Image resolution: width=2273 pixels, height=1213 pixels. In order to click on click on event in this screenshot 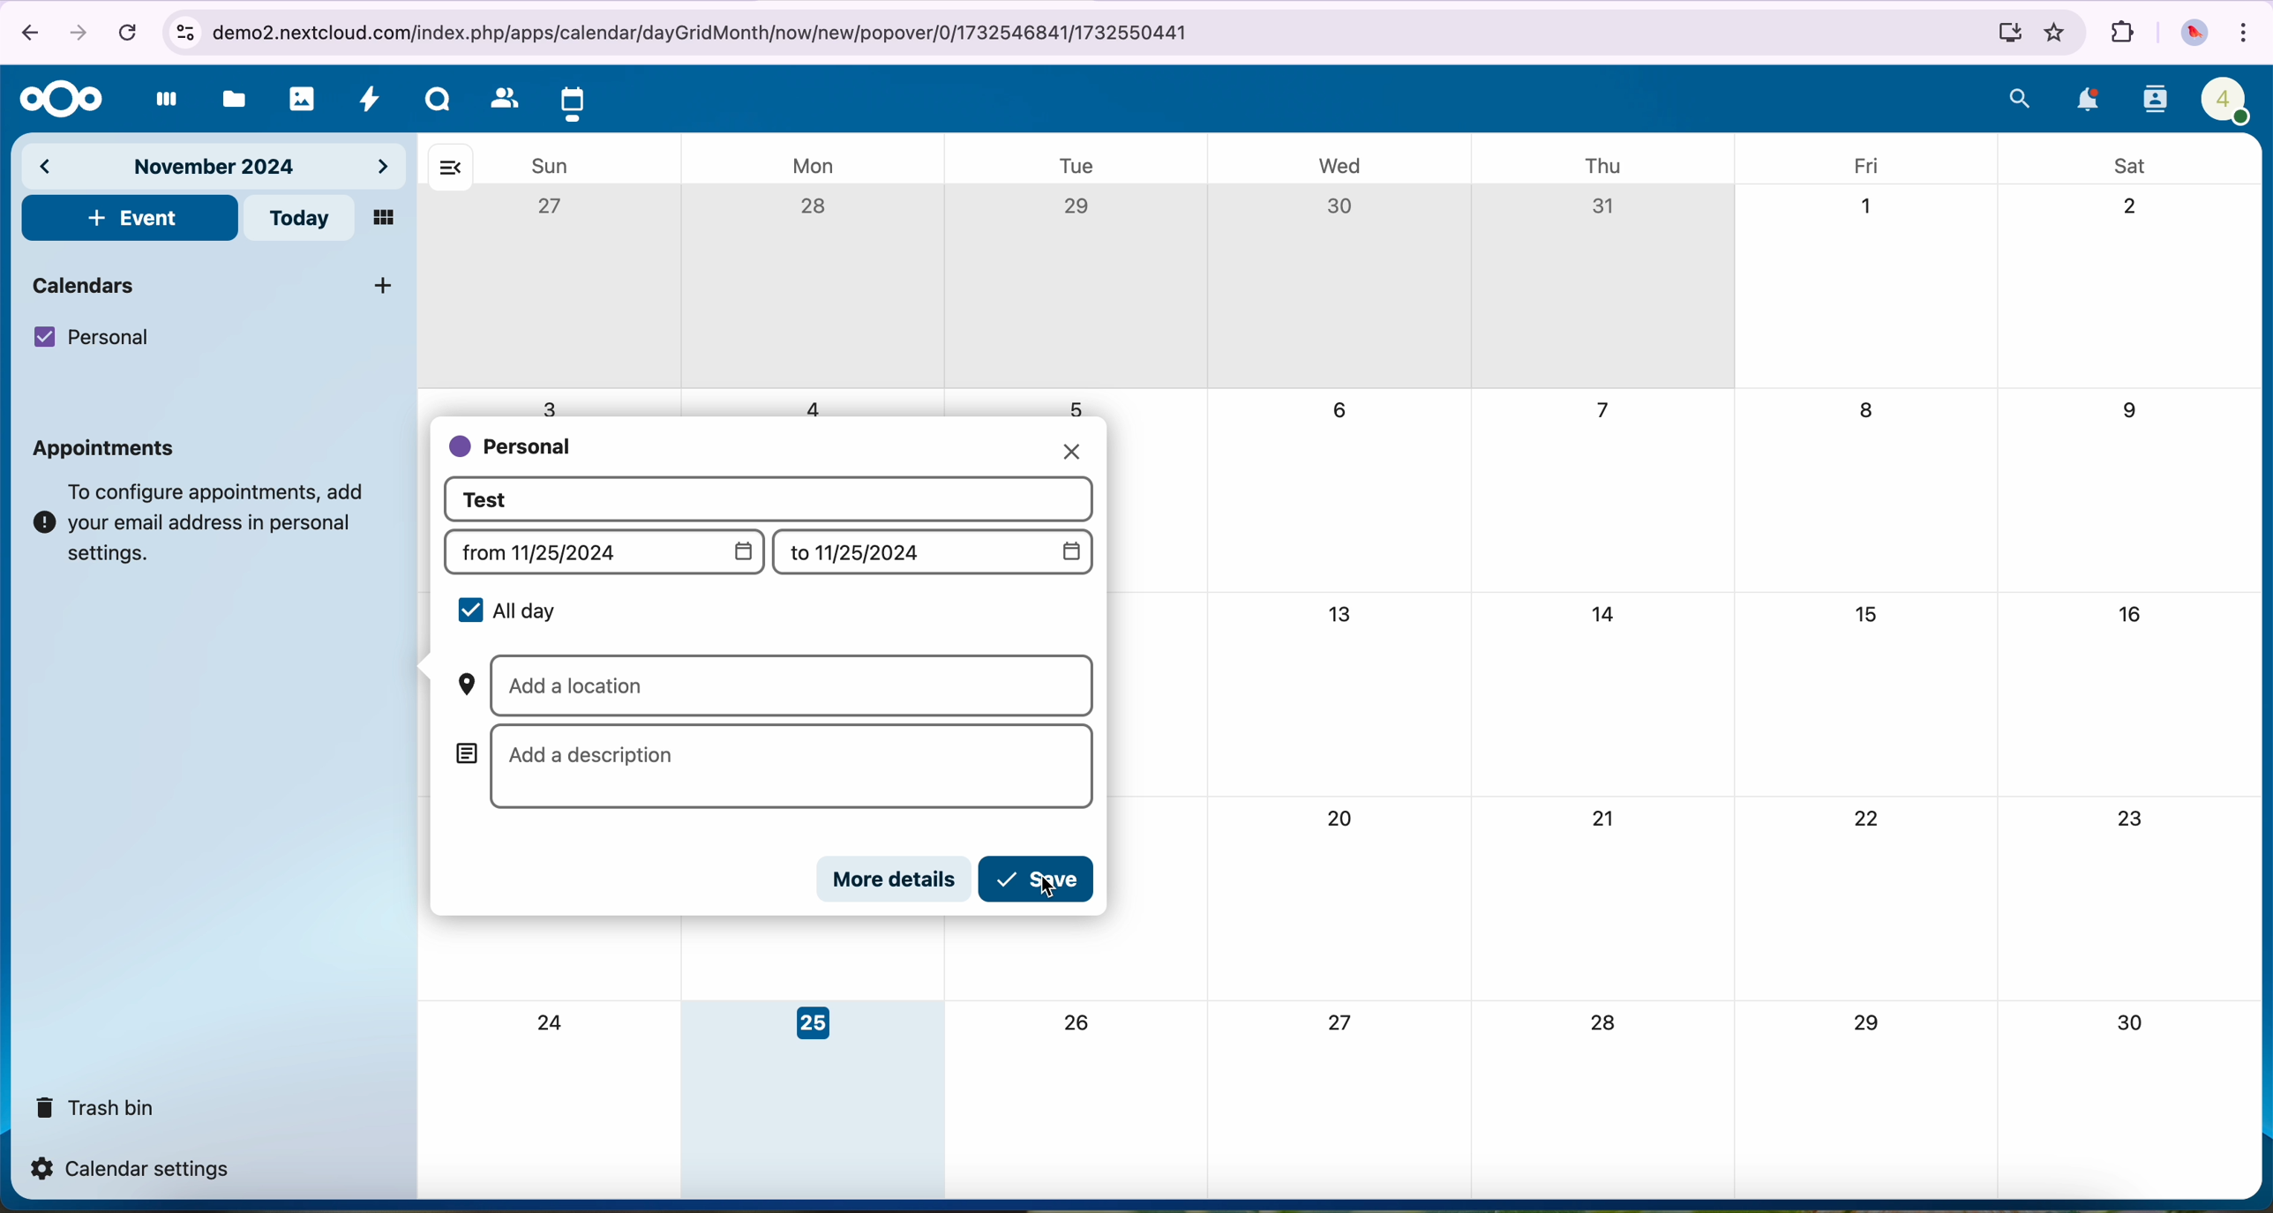, I will do `click(131, 220)`.